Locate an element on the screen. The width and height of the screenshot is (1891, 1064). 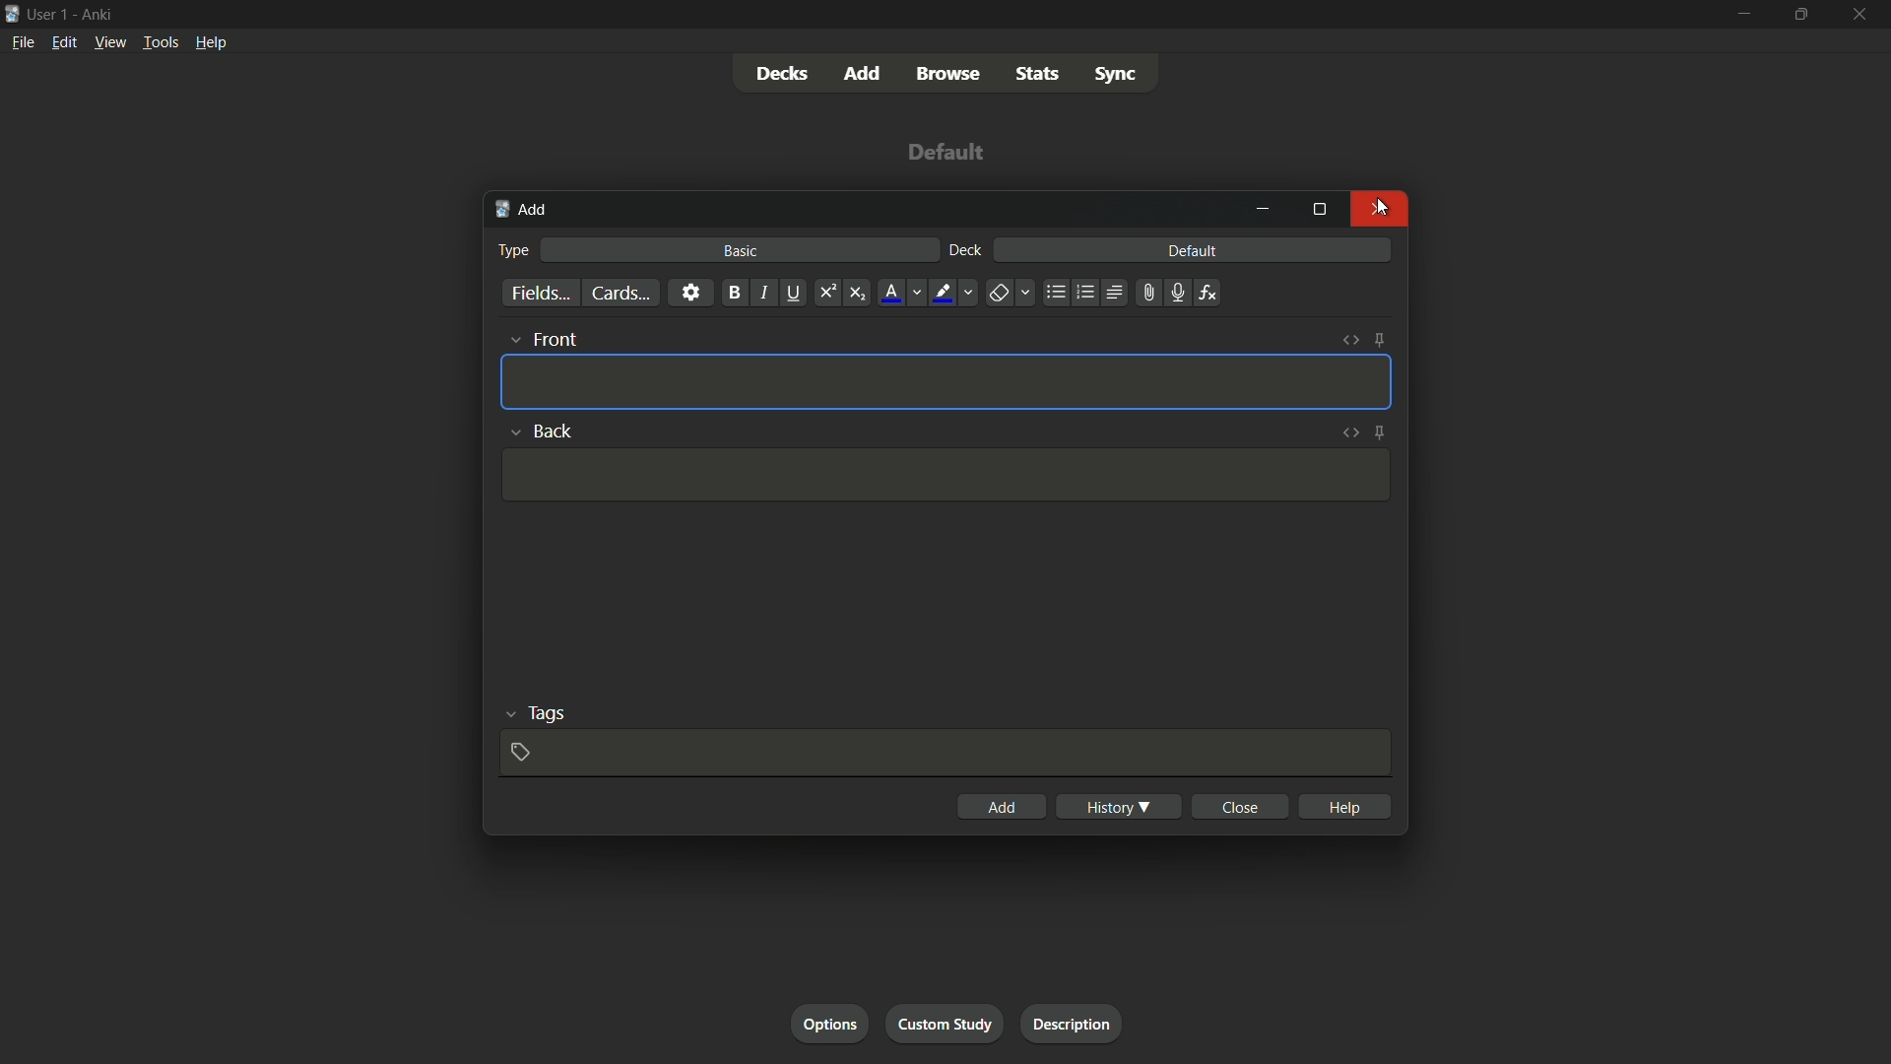
toggle html editor is located at coordinates (1349, 432).